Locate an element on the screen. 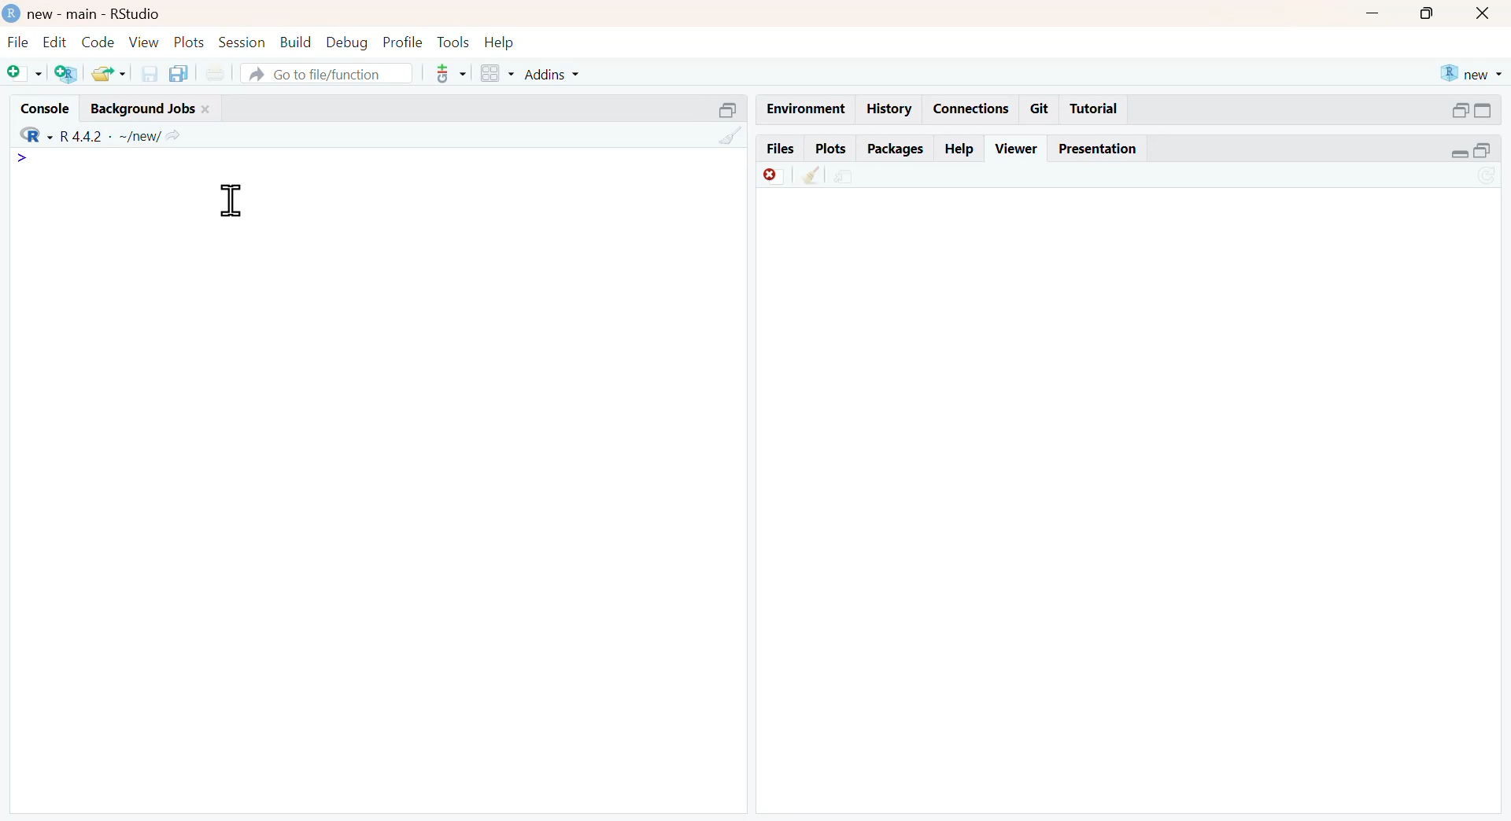 Image resolution: width=1511 pixels, height=821 pixels. cursor is located at coordinates (231, 200).